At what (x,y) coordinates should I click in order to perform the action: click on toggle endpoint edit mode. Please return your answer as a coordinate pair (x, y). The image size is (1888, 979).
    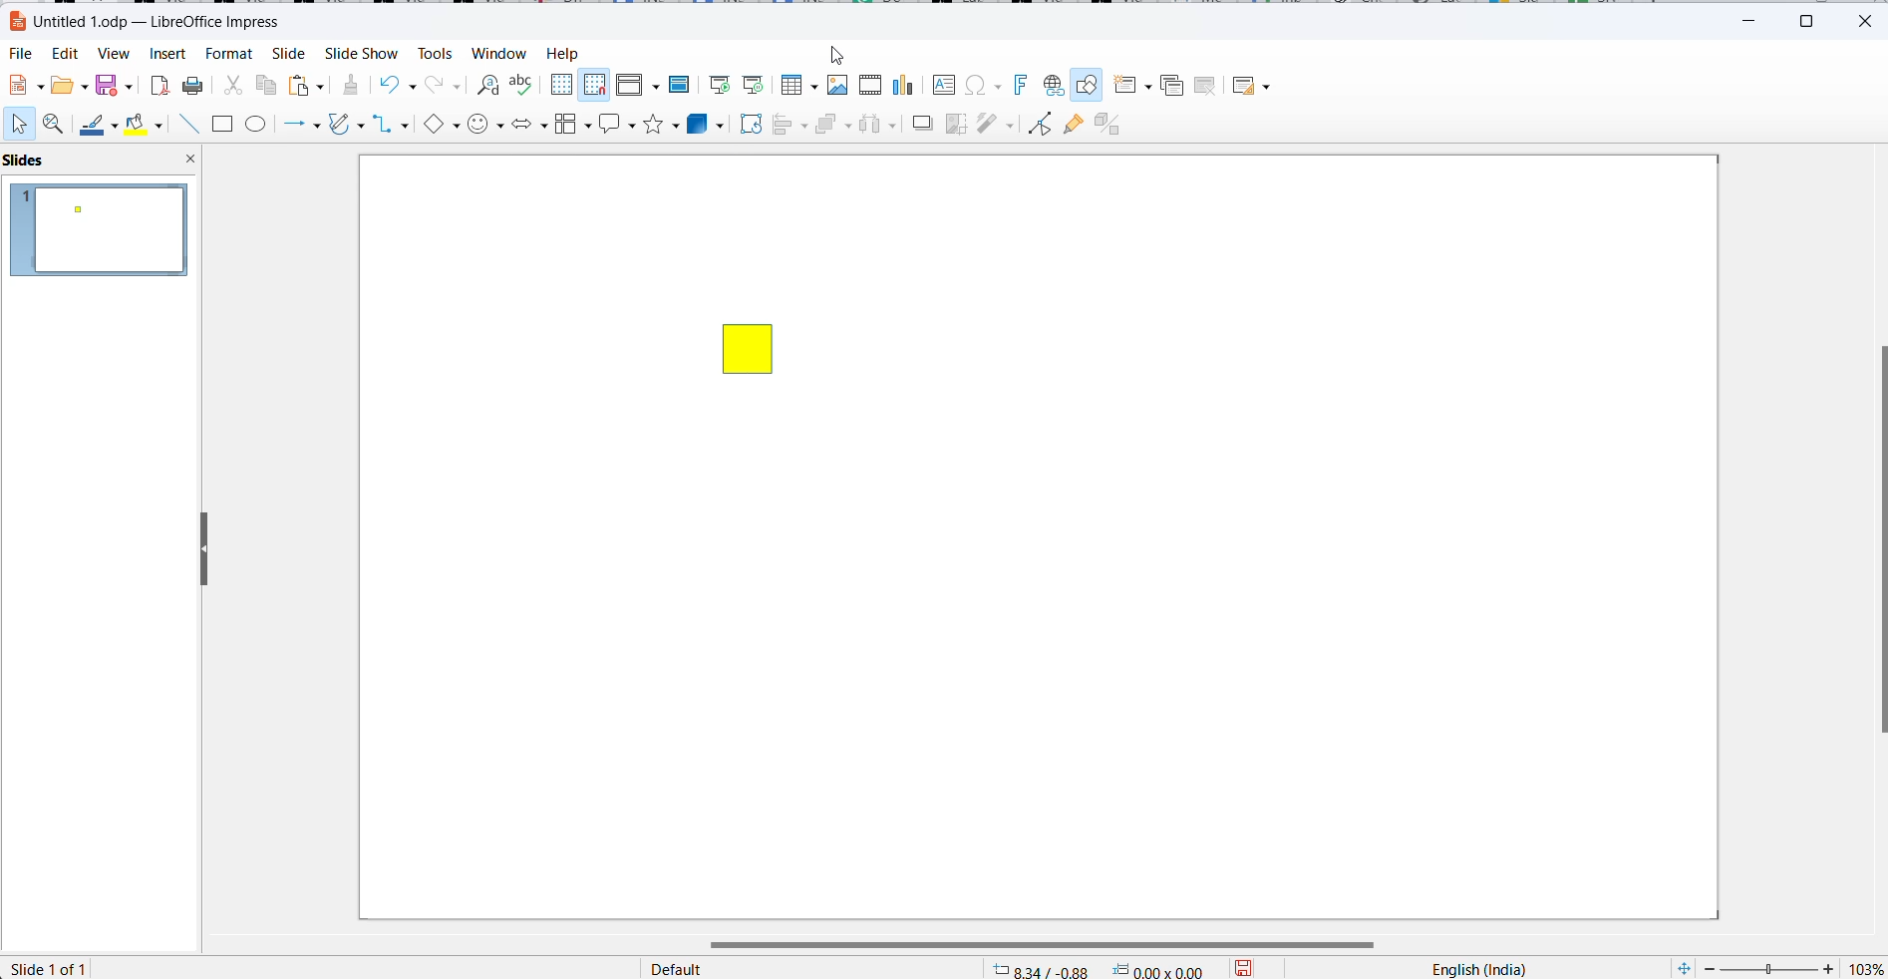
    Looking at the image, I should click on (1037, 123).